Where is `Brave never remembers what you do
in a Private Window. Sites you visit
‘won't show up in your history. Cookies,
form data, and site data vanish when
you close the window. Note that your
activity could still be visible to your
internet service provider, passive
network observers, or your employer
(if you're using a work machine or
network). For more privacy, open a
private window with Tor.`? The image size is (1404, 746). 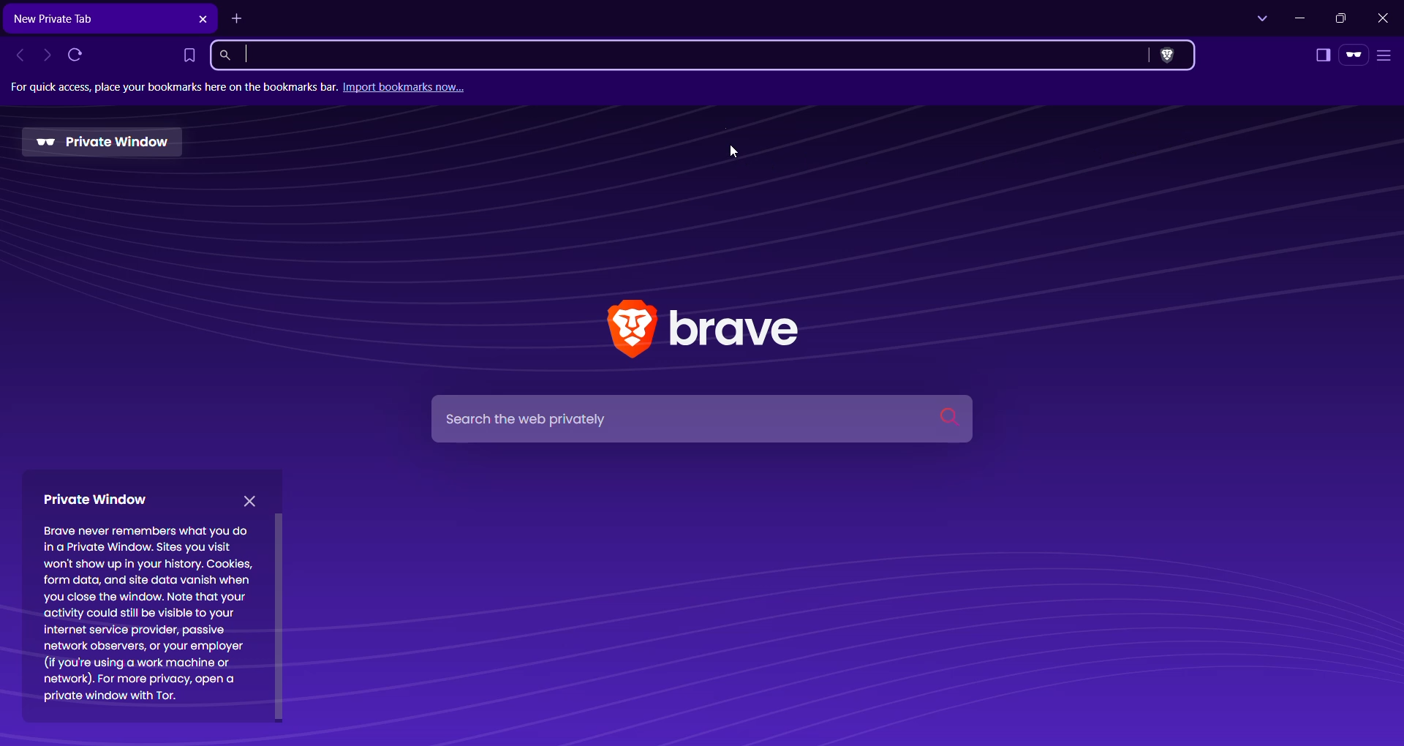 Brave never remembers what you do
in a Private Window. Sites you visit
‘won't show up in your history. Cookies,
form data, and site data vanish when
you close the window. Note that your
activity could still be visible to your
internet service provider, passive
network observers, or your employer
(if you're using a work machine or
network). For more privacy, open a
private window with Tor. is located at coordinates (151, 618).